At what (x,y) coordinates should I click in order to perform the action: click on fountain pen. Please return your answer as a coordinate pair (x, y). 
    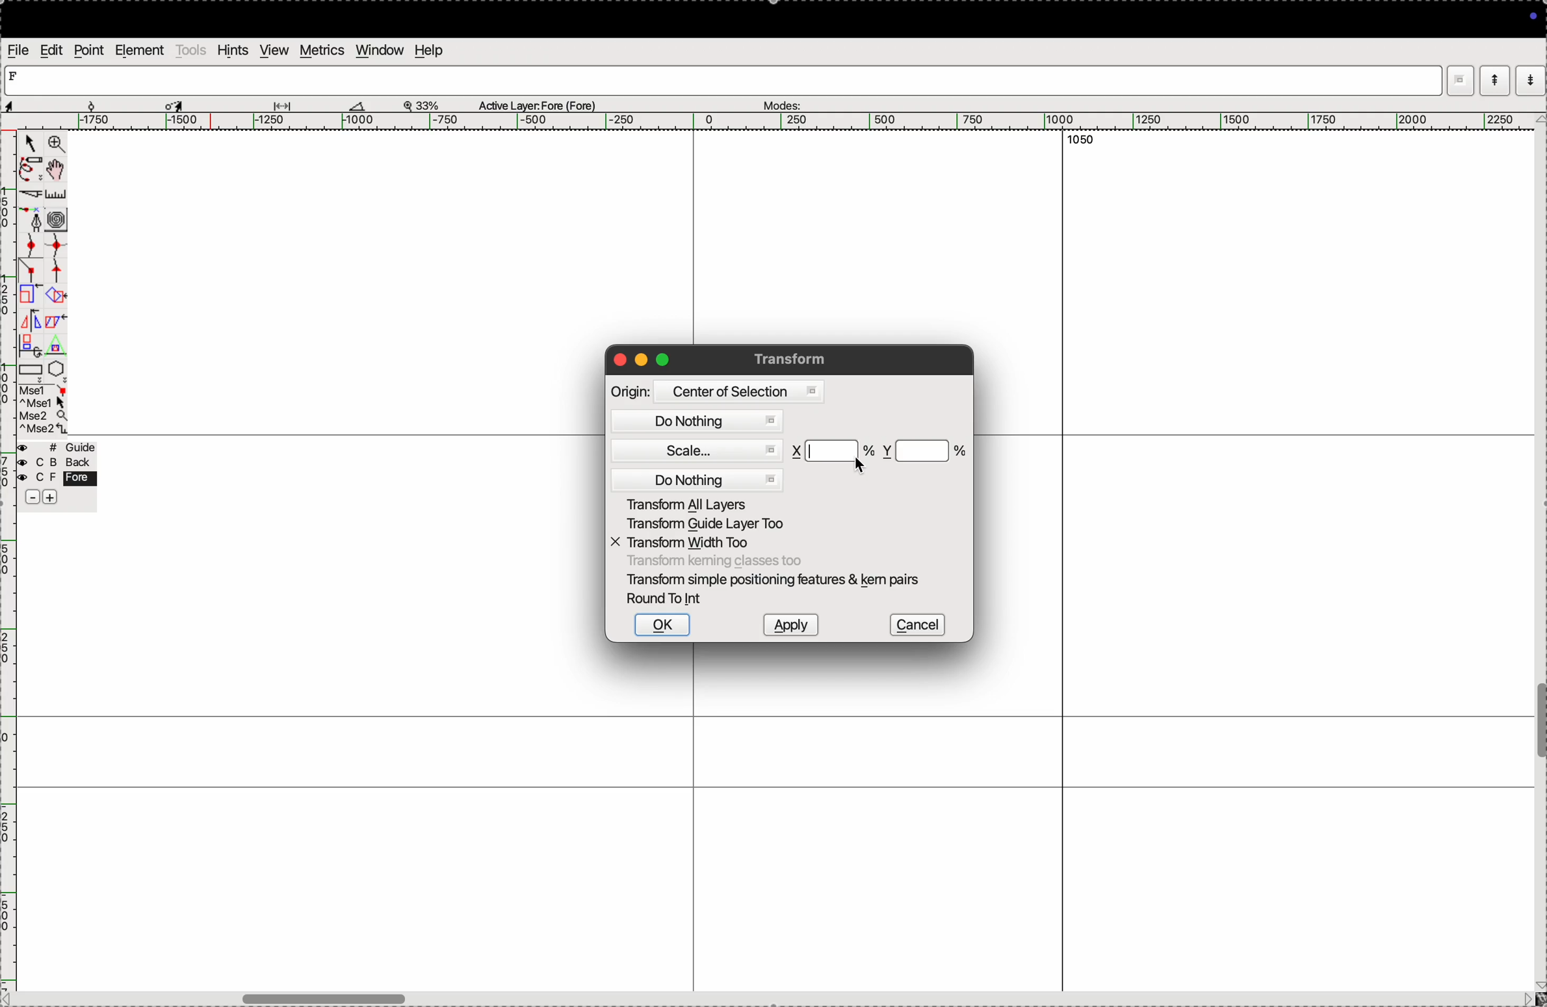
    Looking at the image, I should click on (36, 221).